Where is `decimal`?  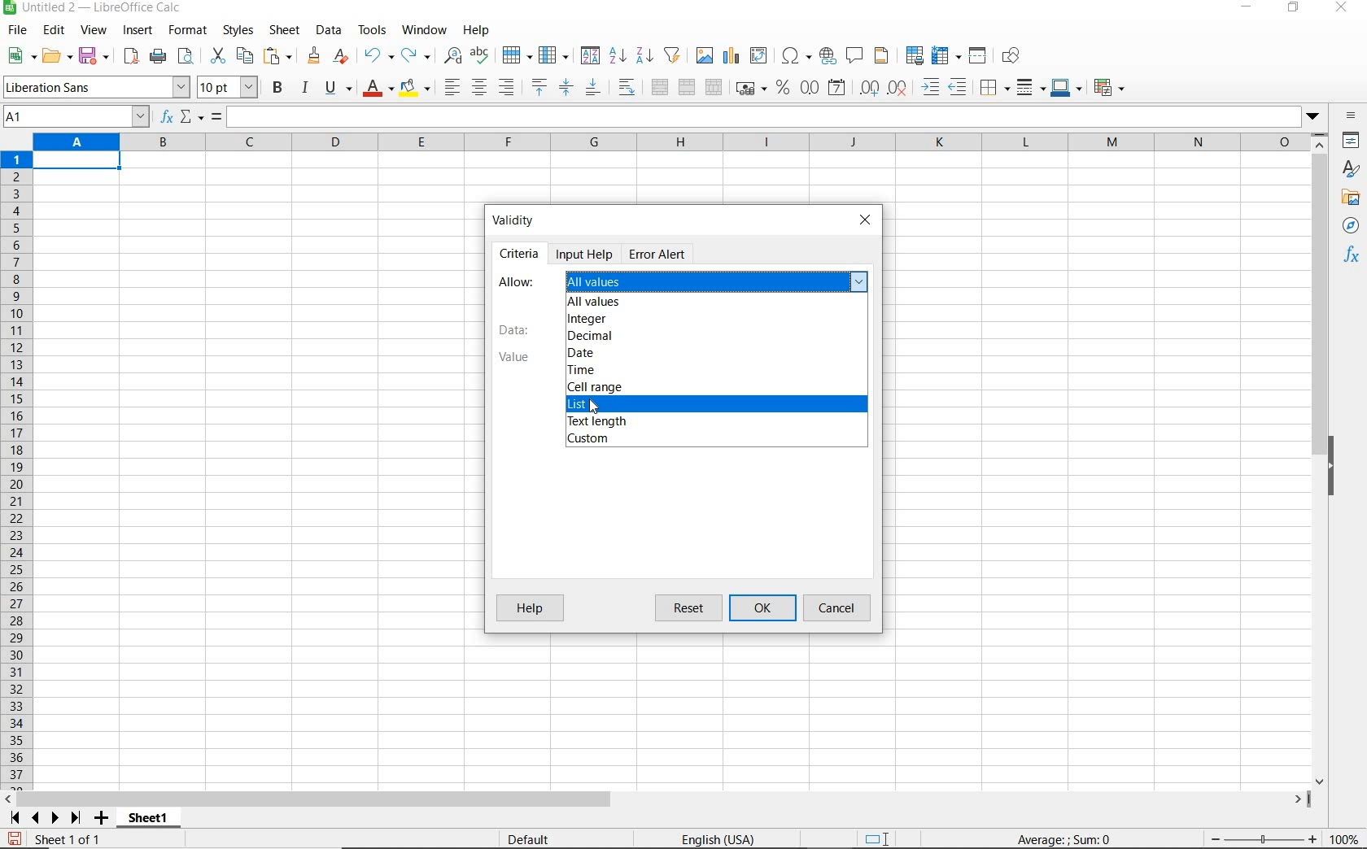
decimal is located at coordinates (587, 337).